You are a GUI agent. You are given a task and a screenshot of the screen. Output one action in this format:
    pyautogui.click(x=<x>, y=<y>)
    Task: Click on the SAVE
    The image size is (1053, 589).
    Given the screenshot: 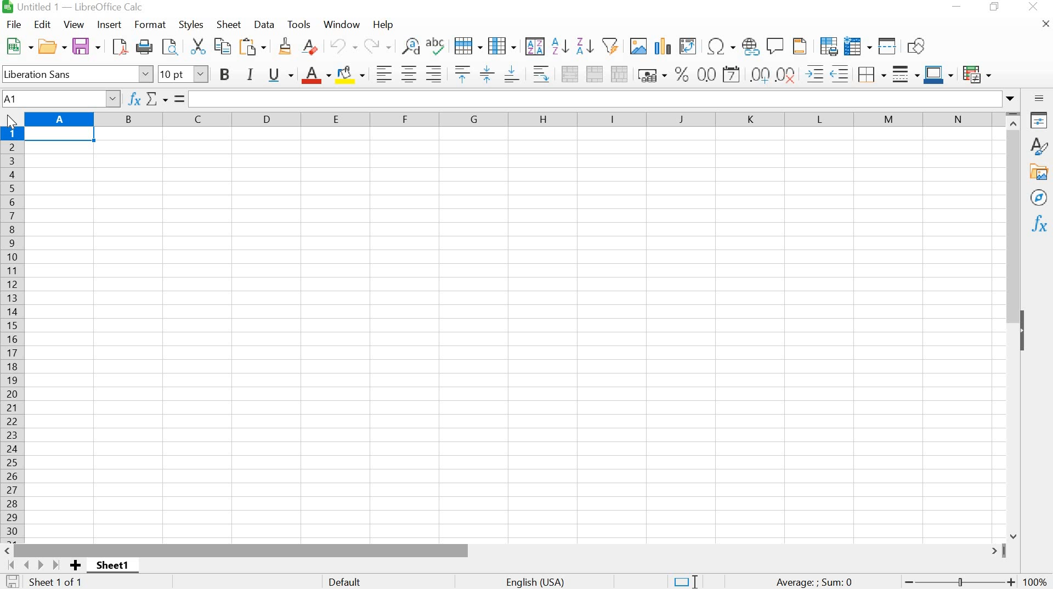 What is the action you would take?
    pyautogui.click(x=86, y=46)
    